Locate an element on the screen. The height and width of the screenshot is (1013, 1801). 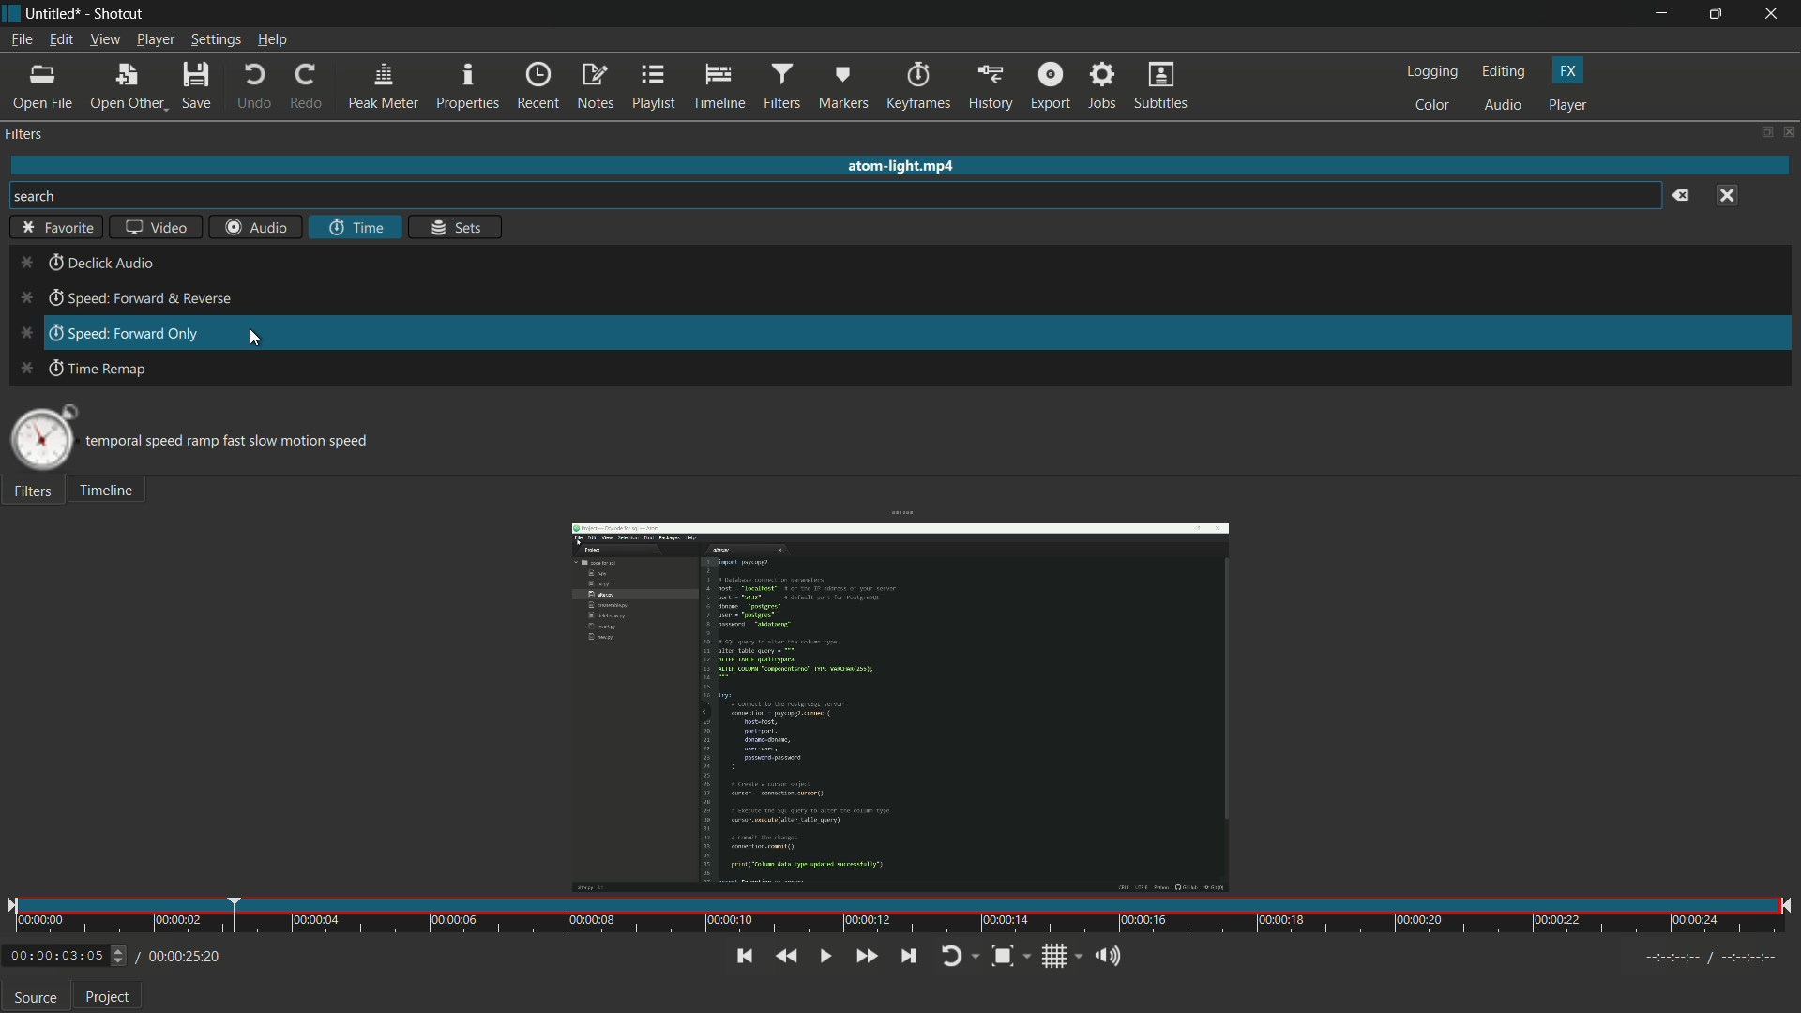
minimize is located at coordinates (1659, 13).